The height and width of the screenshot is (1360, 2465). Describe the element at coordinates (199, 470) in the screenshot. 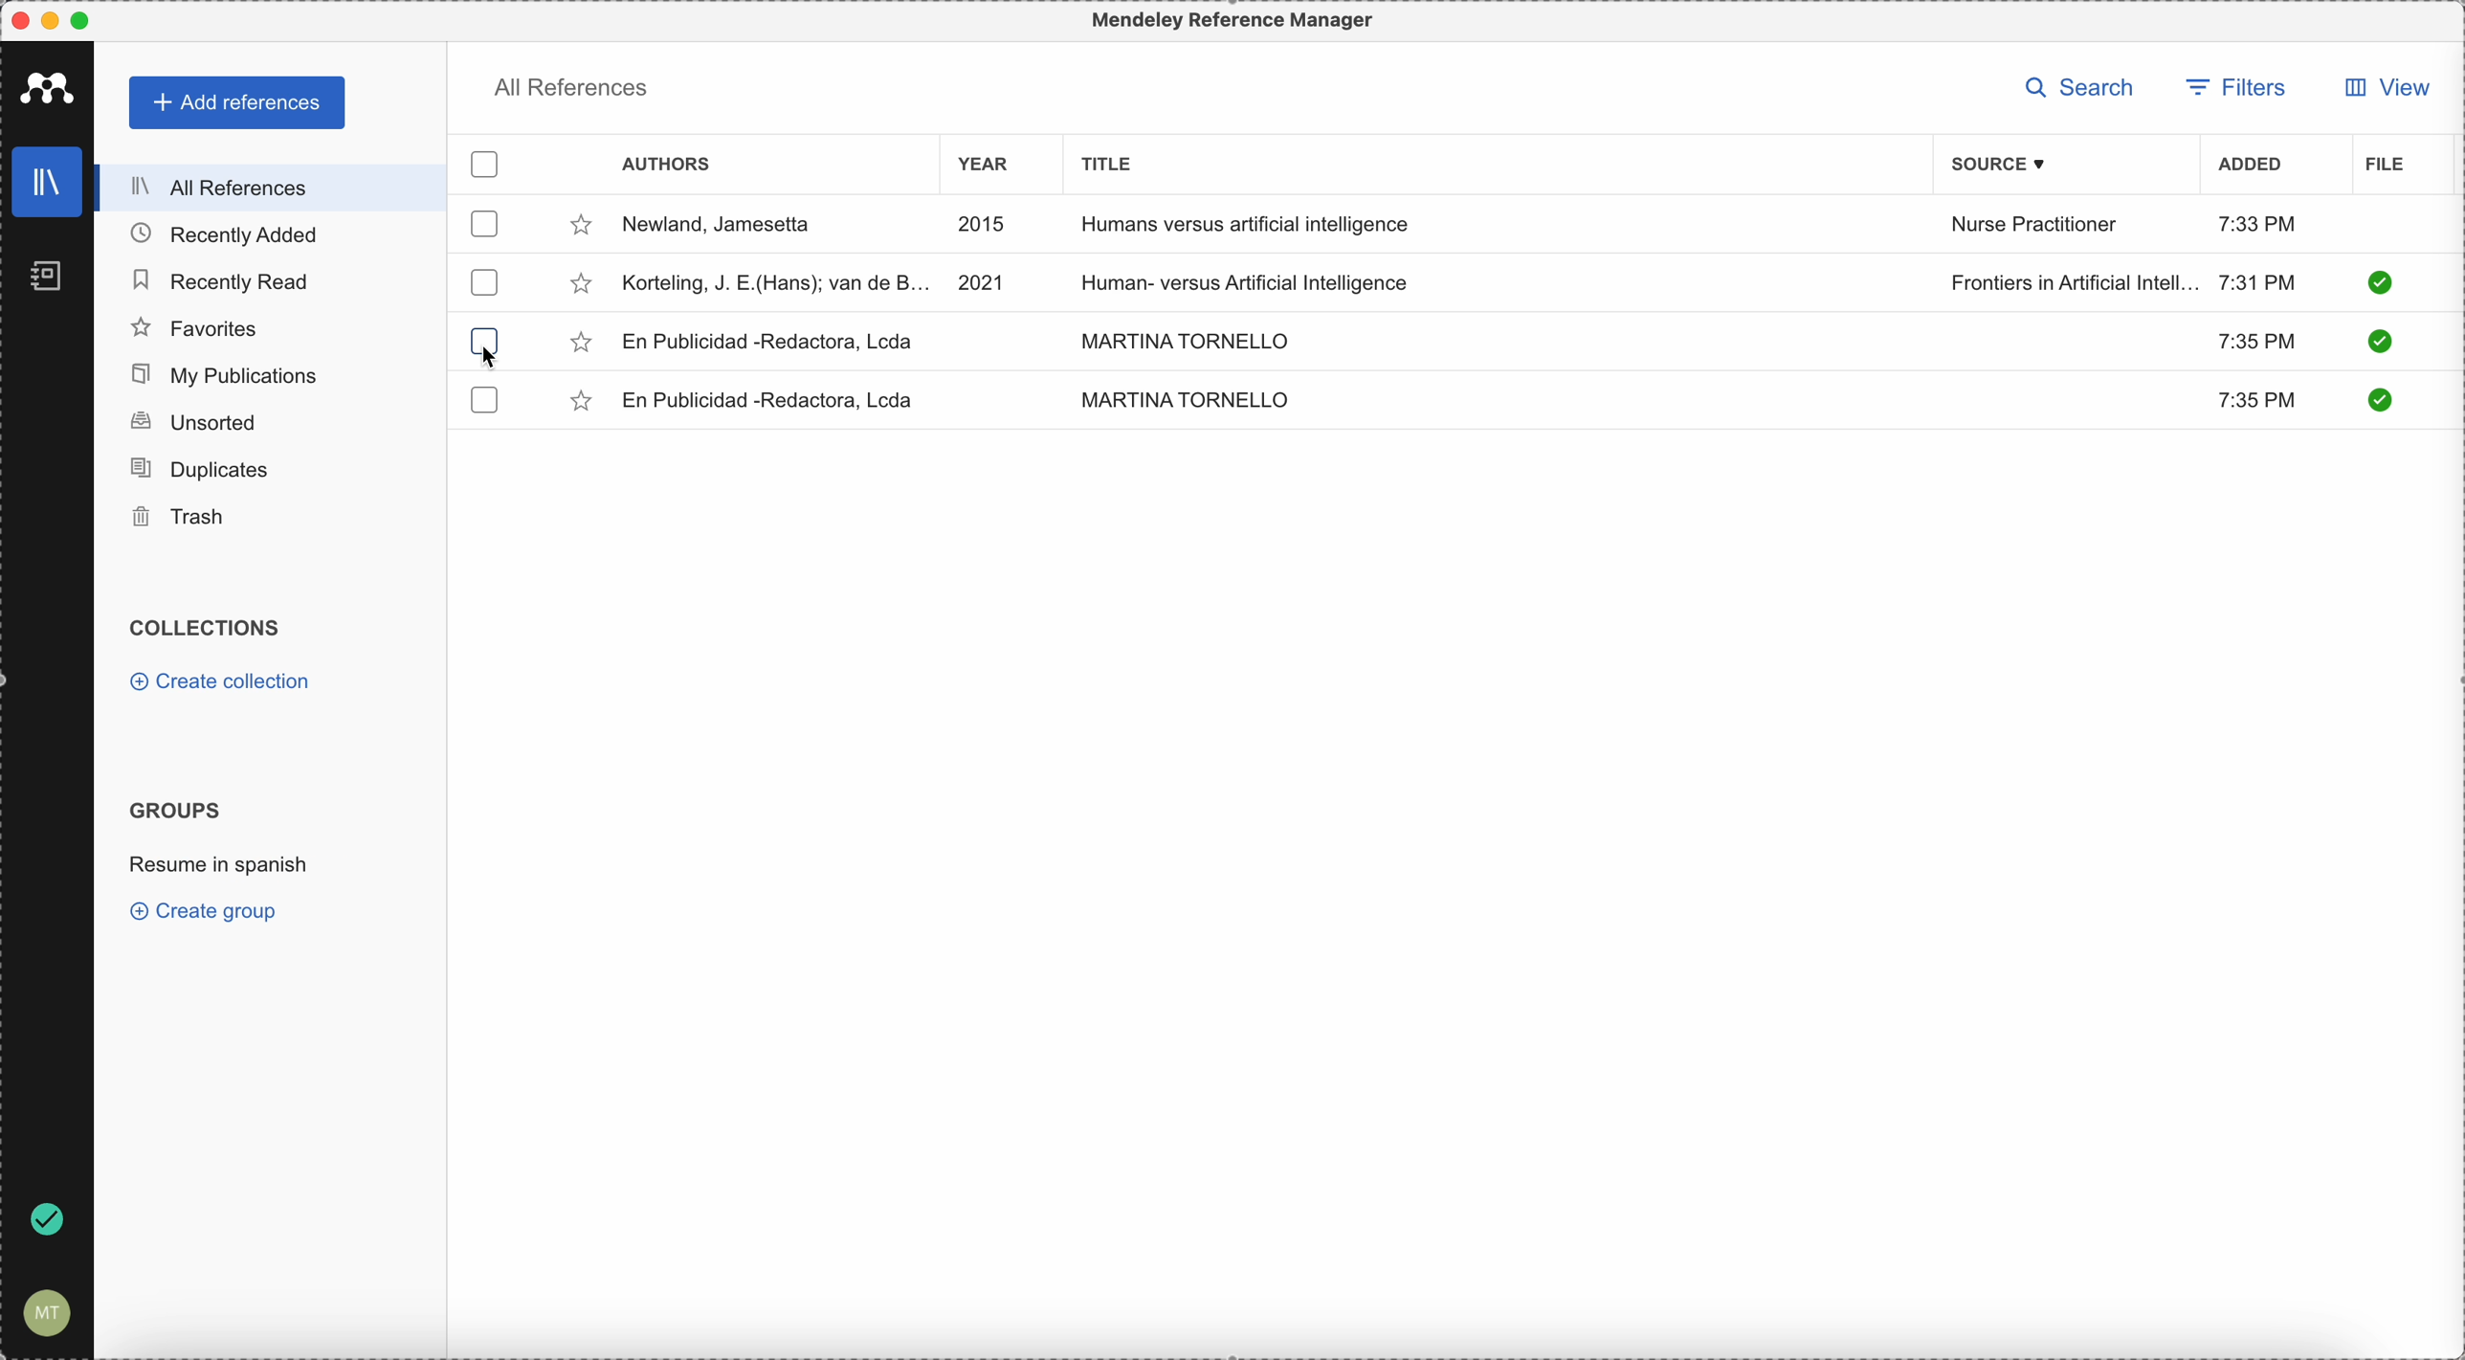

I see `duplicates` at that location.